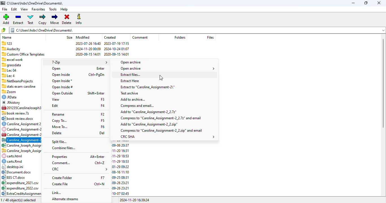  I want to click on 181 192, so click(97, 200).